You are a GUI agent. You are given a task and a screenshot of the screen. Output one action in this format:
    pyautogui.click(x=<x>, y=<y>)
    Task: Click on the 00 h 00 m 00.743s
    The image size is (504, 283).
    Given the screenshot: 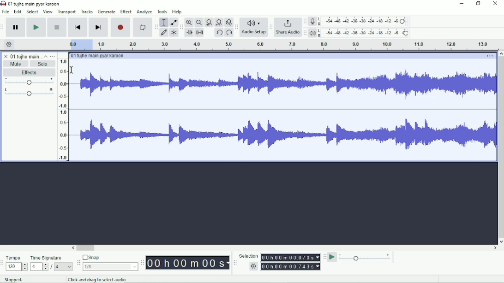 What is the action you would take?
    pyautogui.click(x=292, y=266)
    